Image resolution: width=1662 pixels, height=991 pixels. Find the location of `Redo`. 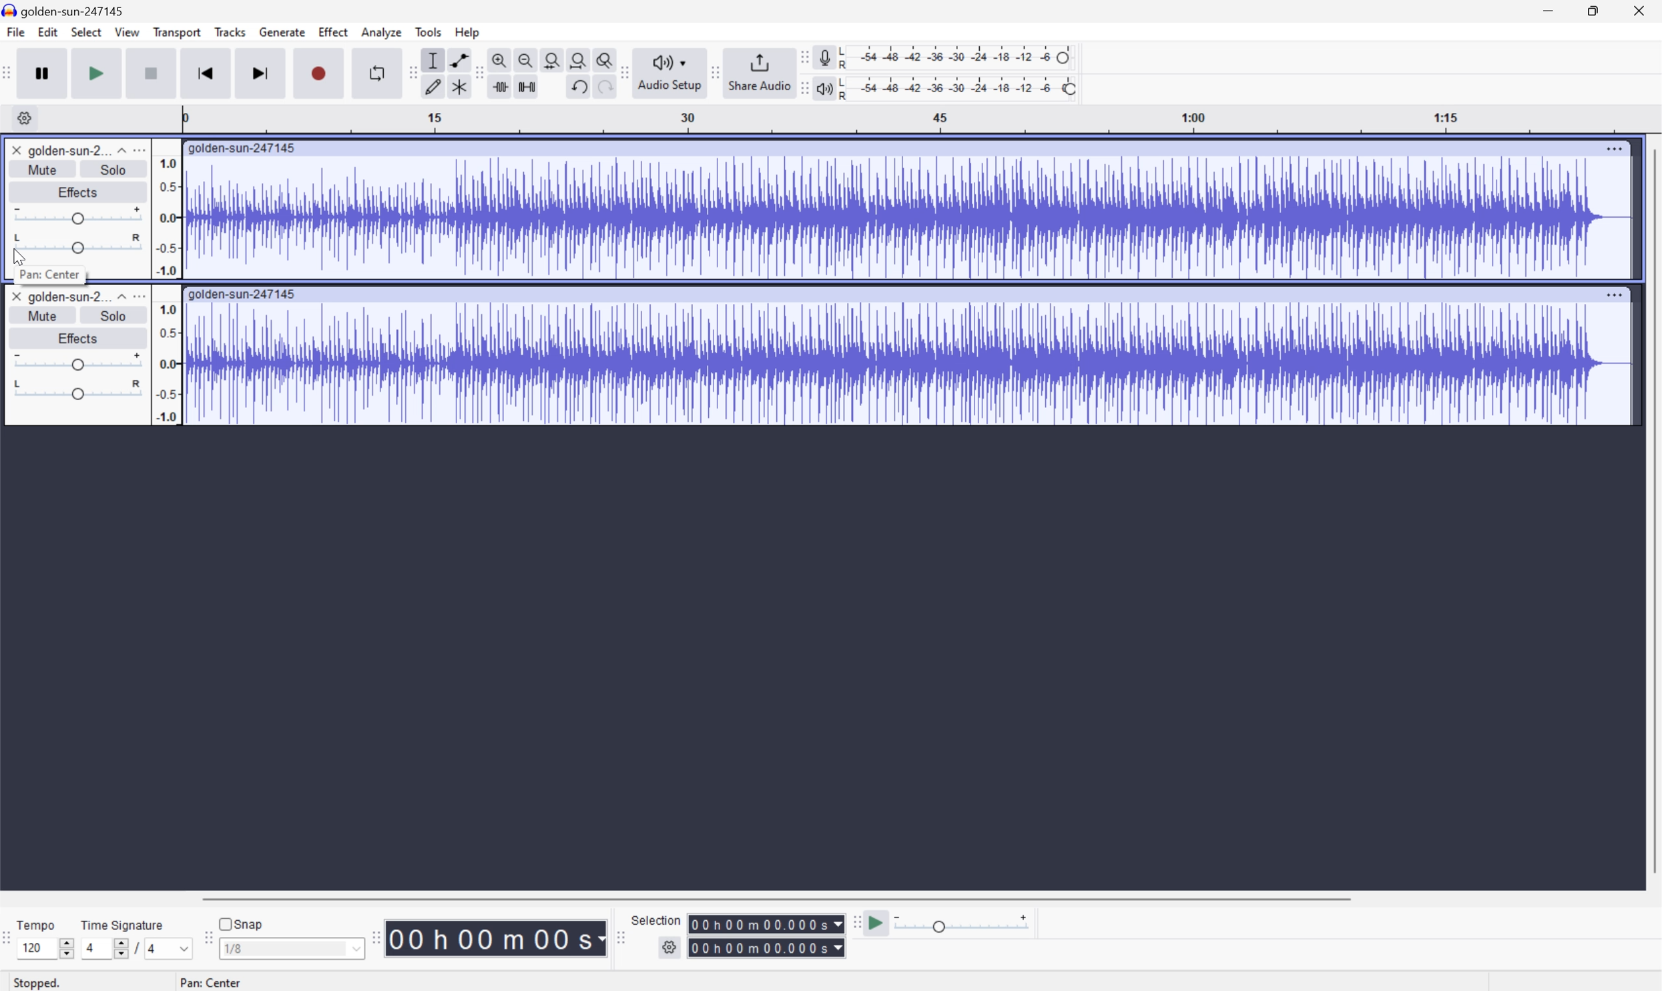

Redo is located at coordinates (605, 87).